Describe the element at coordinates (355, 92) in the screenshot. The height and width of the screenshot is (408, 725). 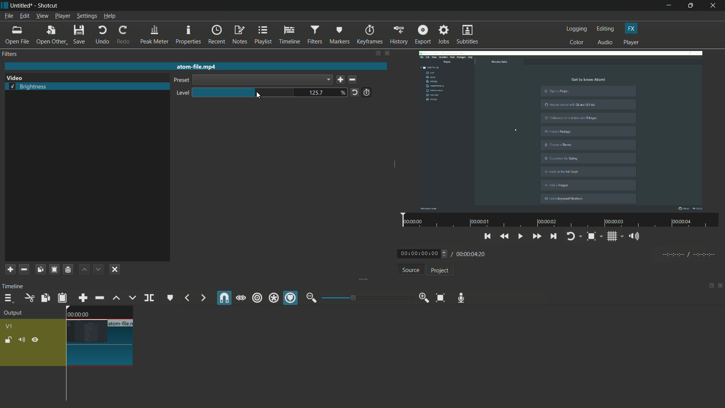
I see `reset to default` at that location.